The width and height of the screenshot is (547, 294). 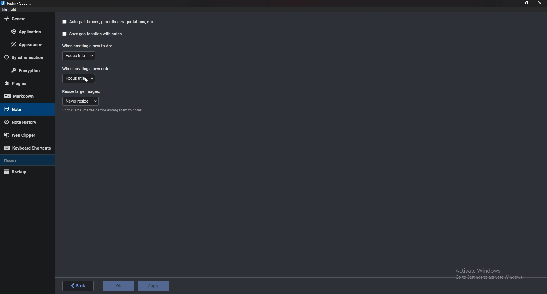 What do you see at coordinates (63, 34) in the screenshot?
I see `Checkbox ` at bounding box center [63, 34].